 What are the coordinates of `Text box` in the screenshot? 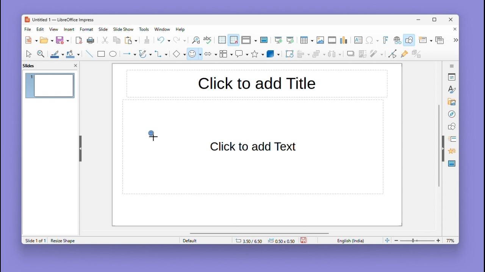 It's located at (358, 40).